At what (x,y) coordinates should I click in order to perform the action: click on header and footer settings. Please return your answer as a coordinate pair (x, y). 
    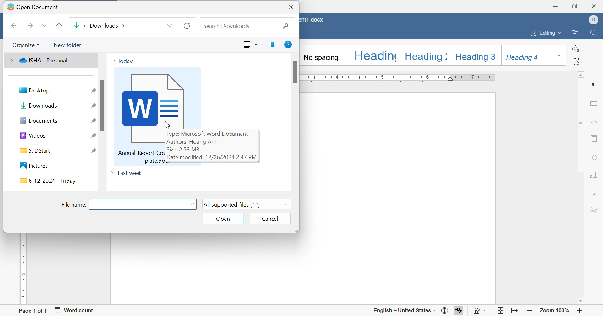
    Looking at the image, I should click on (594, 138).